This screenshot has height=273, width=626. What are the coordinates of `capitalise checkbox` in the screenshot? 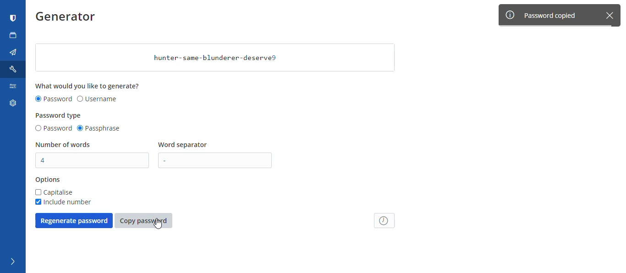 It's located at (55, 192).